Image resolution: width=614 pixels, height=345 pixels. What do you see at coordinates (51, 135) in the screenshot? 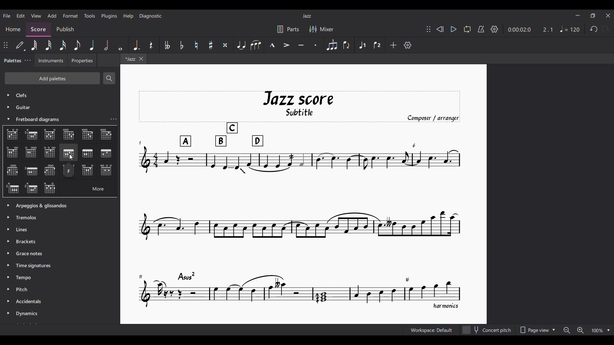
I see `Chart3` at bounding box center [51, 135].